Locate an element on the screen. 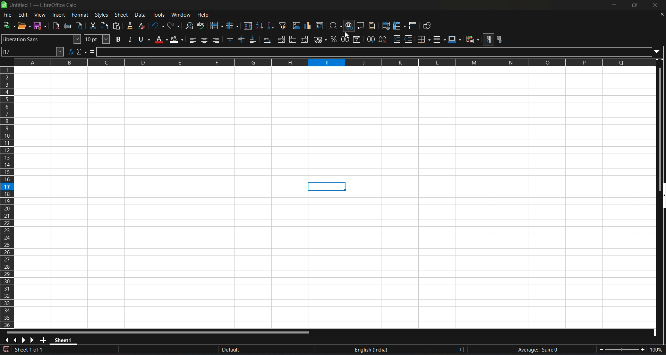 This screenshot has height=355, width=666. scroll to previous sheet is located at coordinates (15, 340).